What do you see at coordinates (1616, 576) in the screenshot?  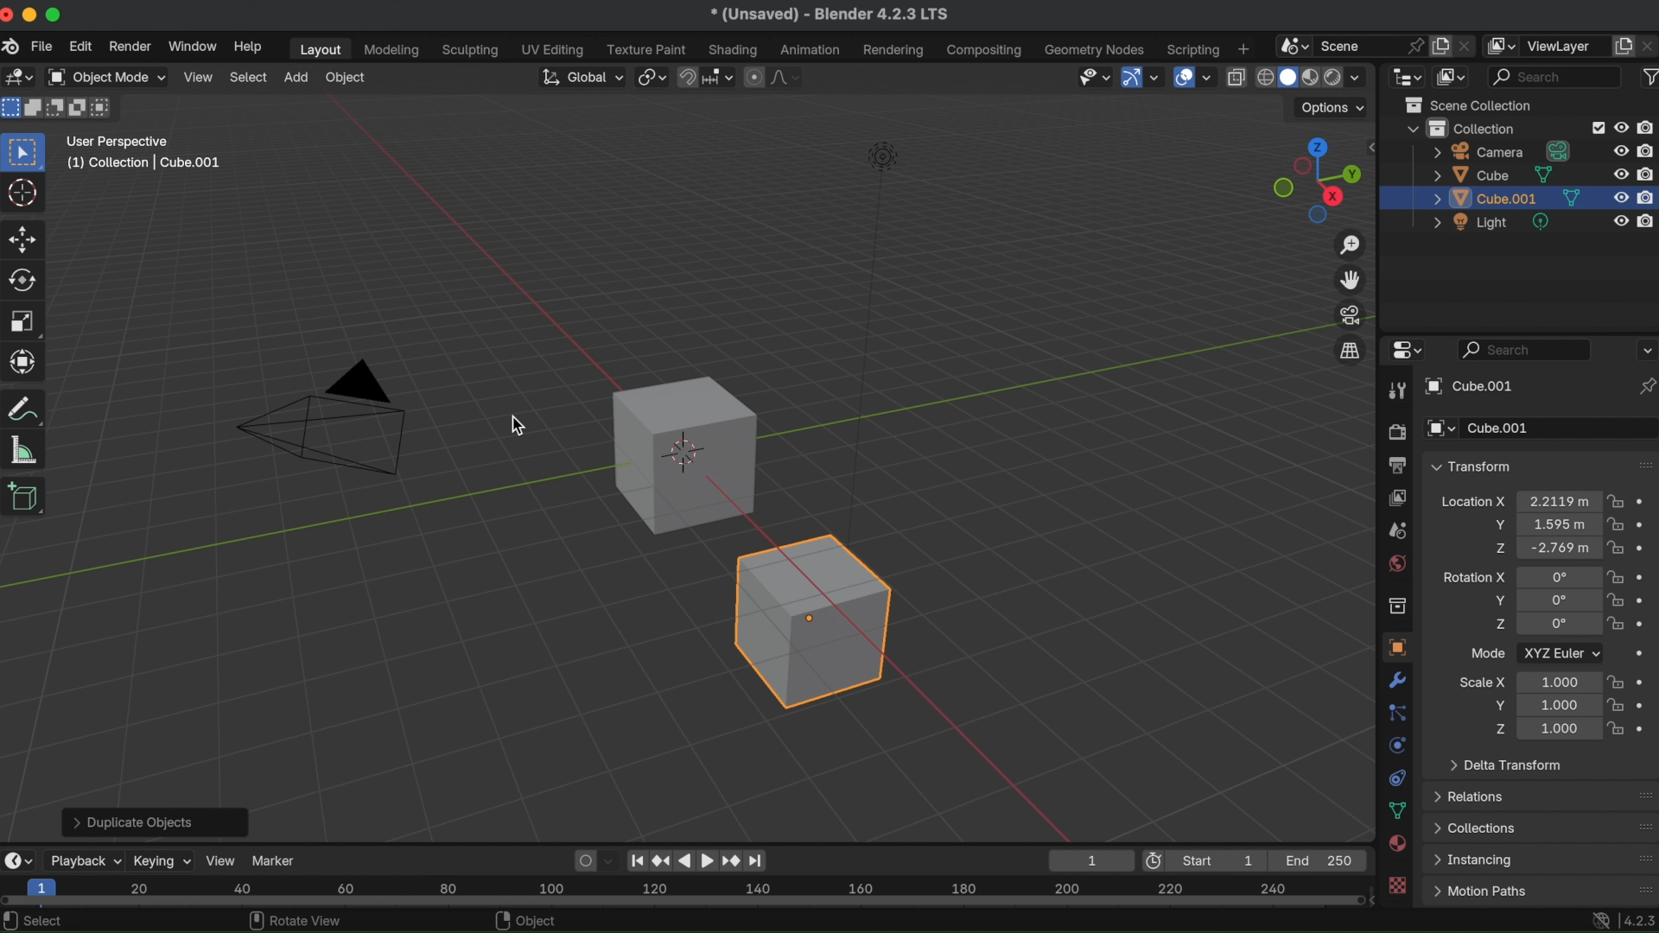 I see `lock rotation` at bounding box center [1616, 576].